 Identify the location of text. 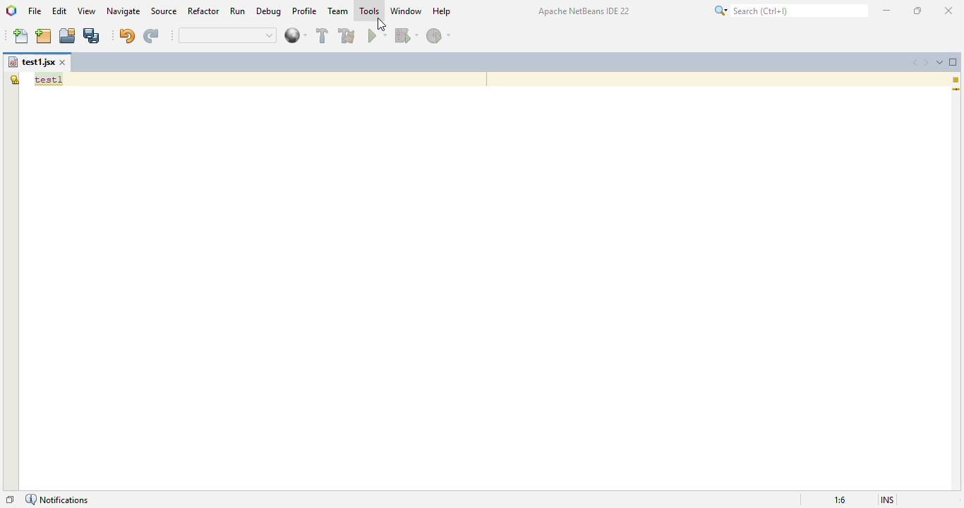
(49, 80).